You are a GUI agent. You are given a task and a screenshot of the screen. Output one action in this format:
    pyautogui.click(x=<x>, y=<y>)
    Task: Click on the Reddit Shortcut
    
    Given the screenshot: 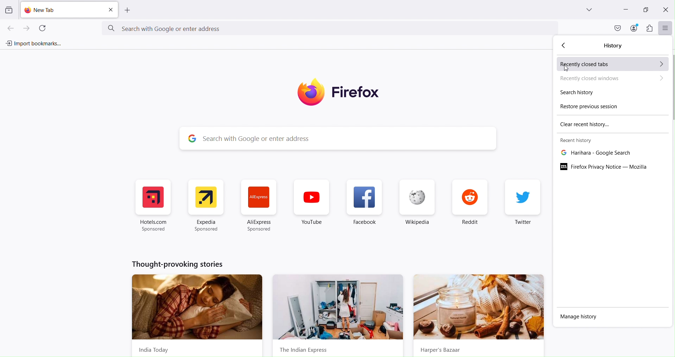 What is the action you would take?
    pyautogui.click(x=469, y=206)
    